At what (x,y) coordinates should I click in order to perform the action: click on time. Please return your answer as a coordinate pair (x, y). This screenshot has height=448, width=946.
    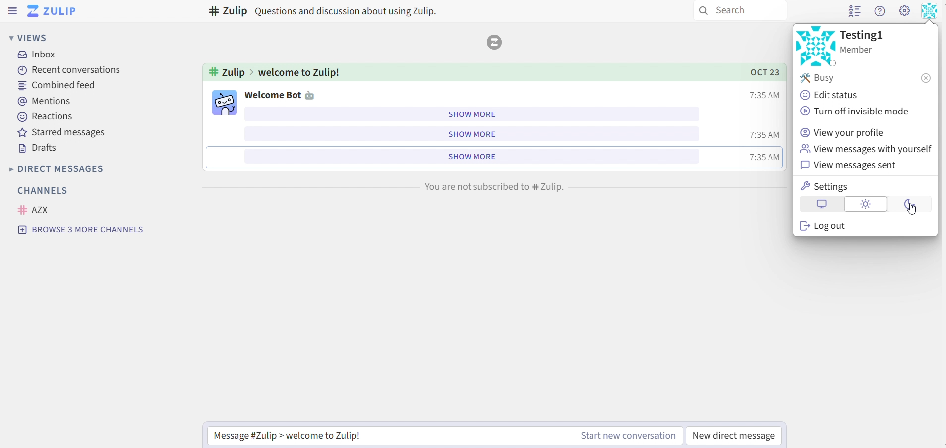
    Looking at the image, I should click on (762, 95).